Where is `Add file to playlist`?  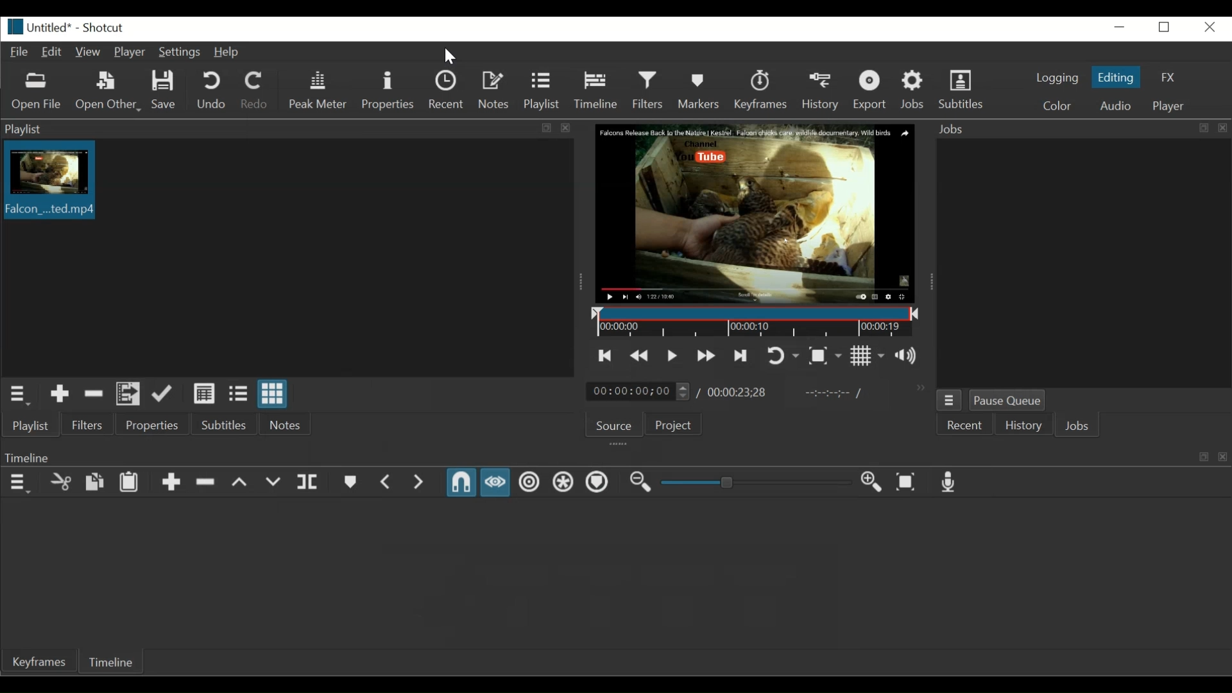
Add file to playlist is located at coordinates (126, 394).